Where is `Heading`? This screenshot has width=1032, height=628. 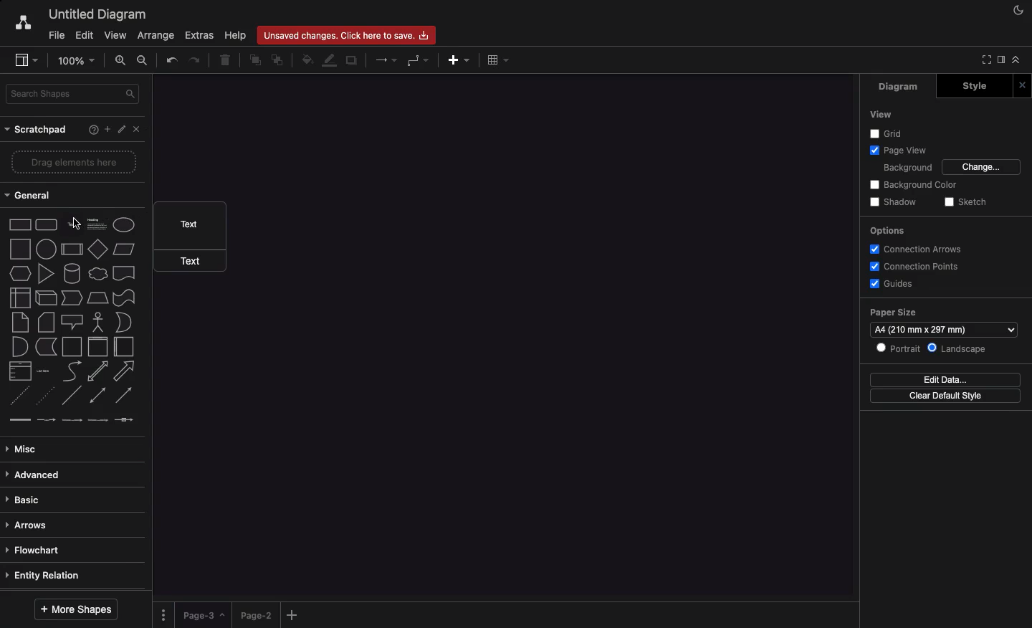 Heading is located at coordinates (98, 223).